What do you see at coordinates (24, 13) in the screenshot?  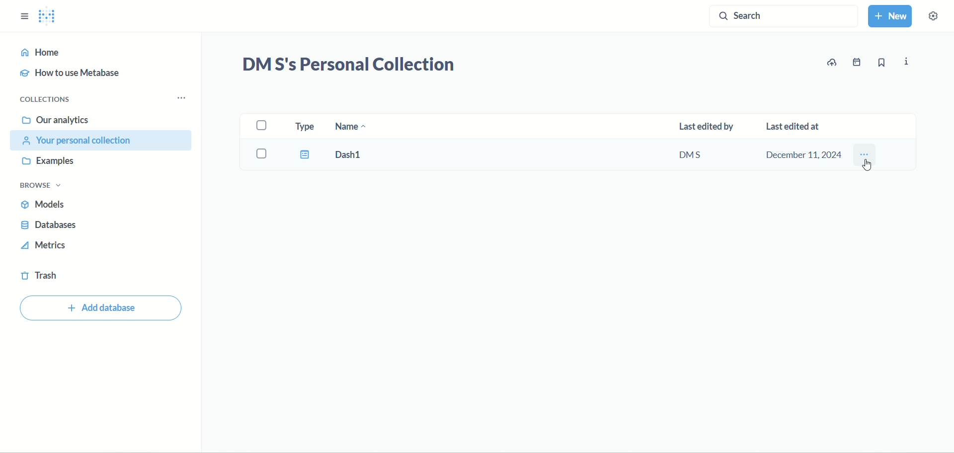 I see `SHOW SIDEBAR ` at bounding box center [24, 13].